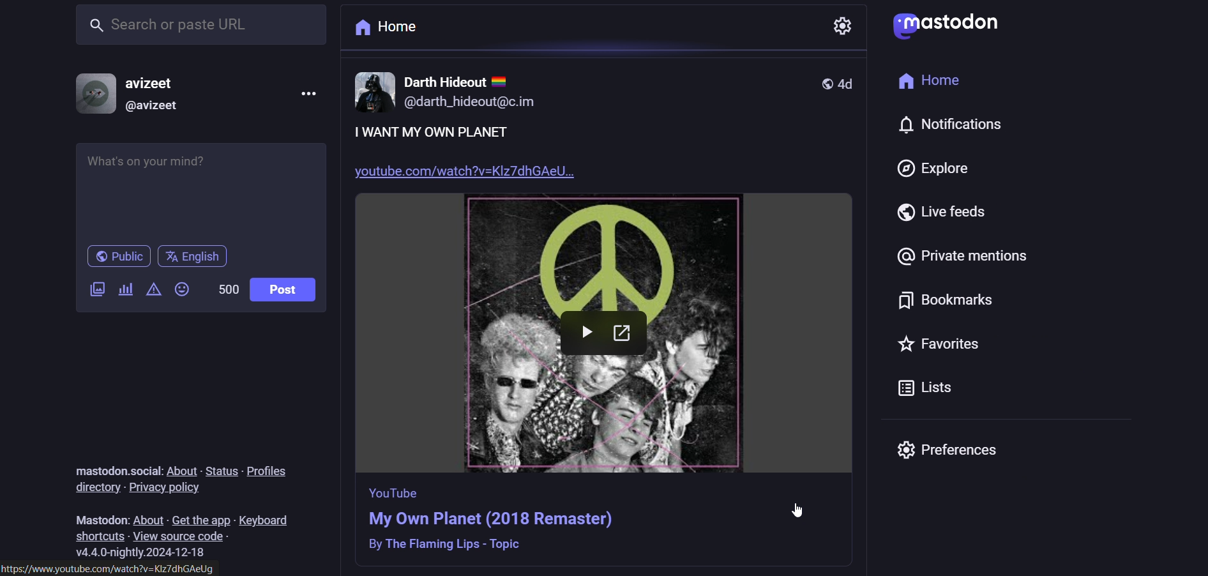 Image resolution: width=1208 pixels, height=576 pixels. What do you see at coordinates (109, 466) in the screenshot?
I see `text` at bounding box center [109, 466].